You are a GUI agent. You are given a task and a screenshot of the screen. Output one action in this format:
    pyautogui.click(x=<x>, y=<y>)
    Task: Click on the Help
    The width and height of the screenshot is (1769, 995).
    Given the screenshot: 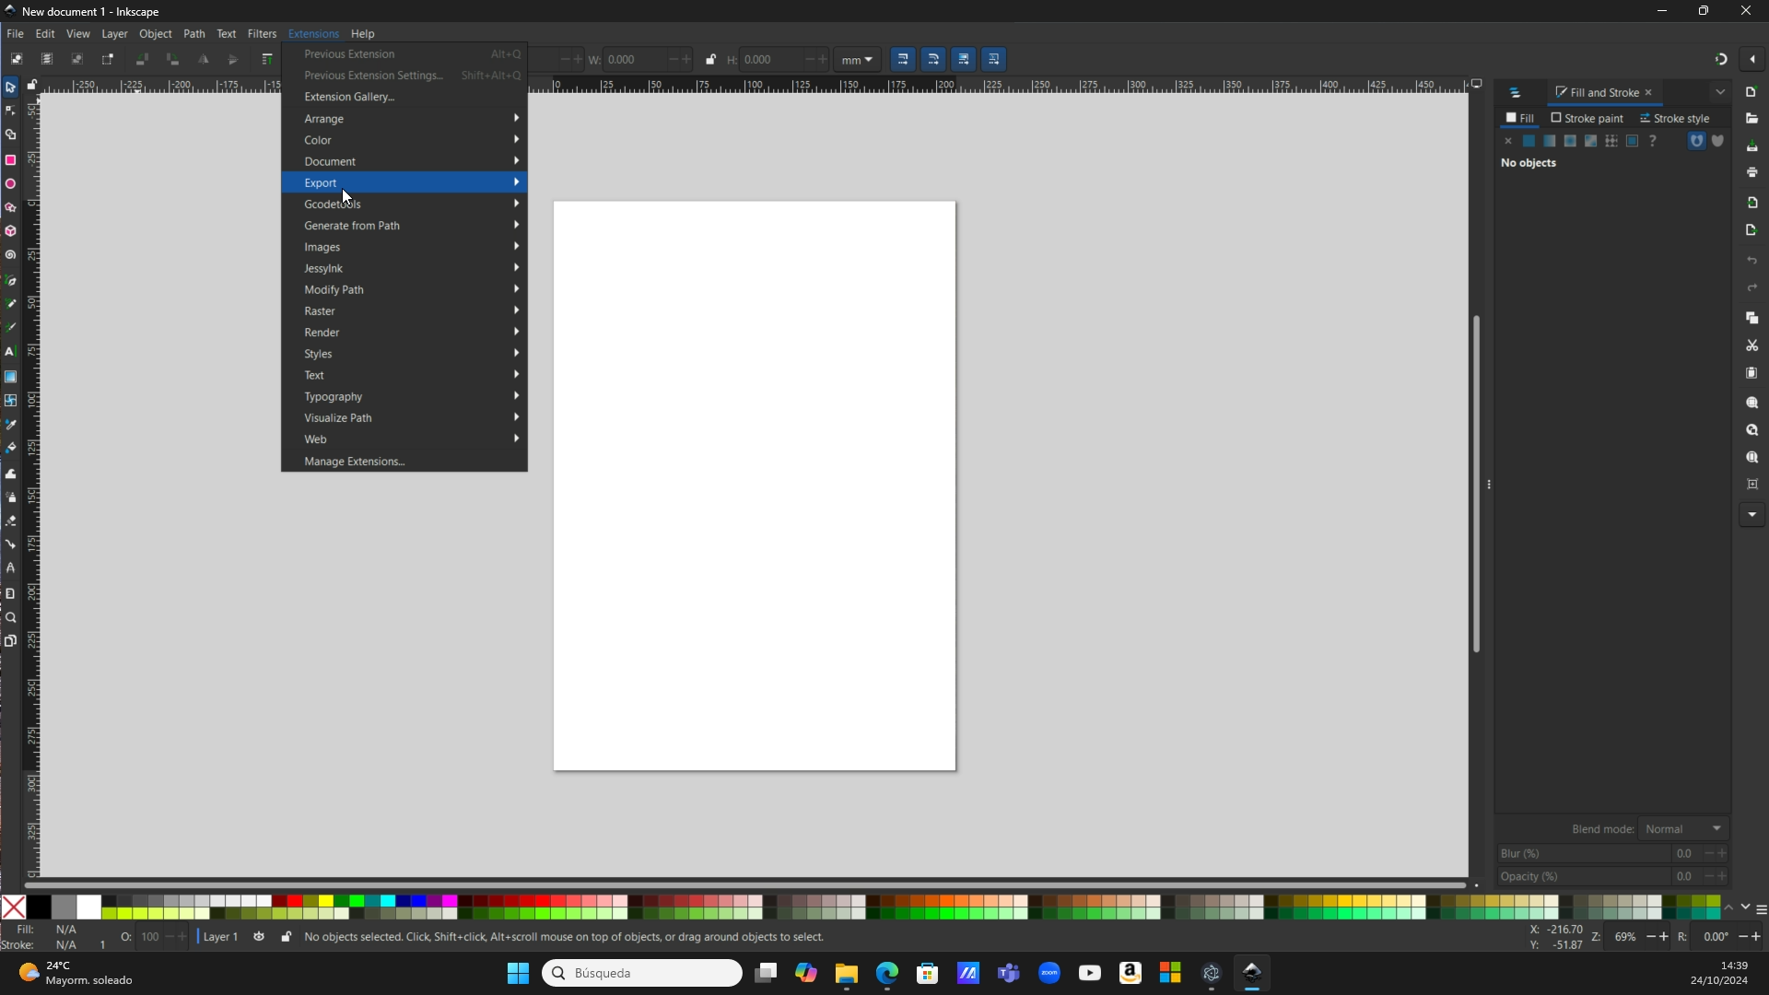 What is the action you would take?
    pyautogui.click(x=369, y=33)
    